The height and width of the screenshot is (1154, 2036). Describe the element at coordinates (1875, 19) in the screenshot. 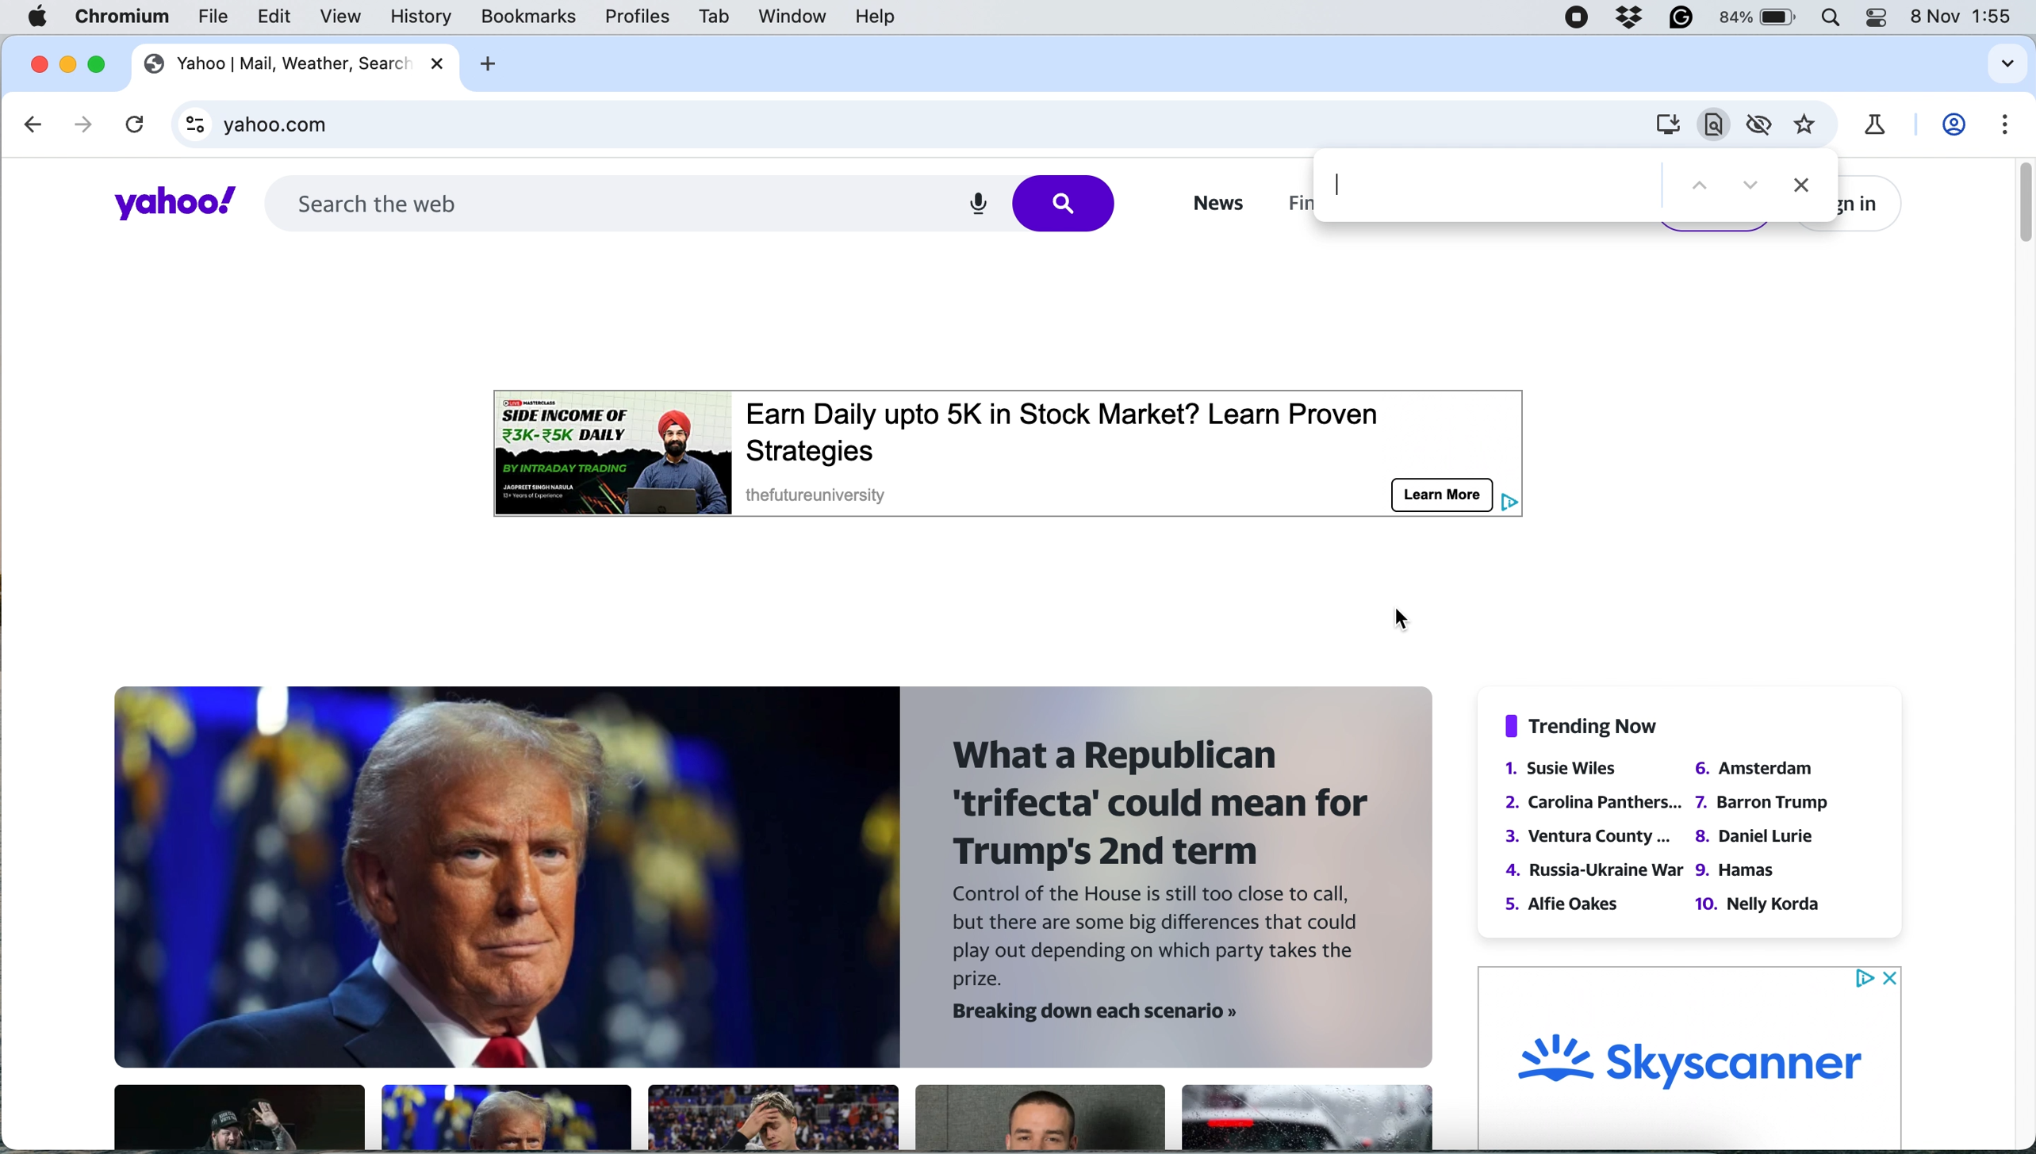

I see `control center` at that location.